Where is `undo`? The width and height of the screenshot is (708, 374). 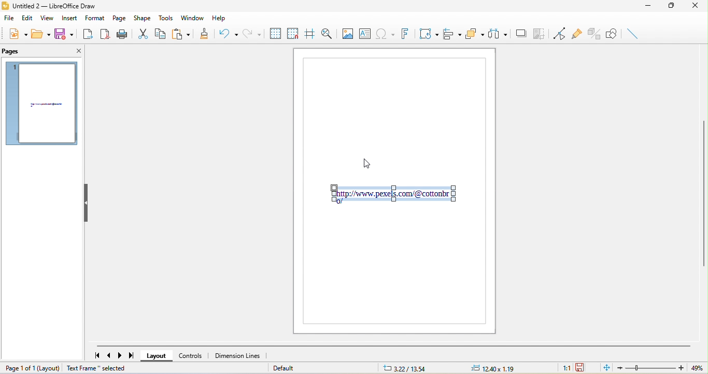 undo is located at coordinates (226, 33).